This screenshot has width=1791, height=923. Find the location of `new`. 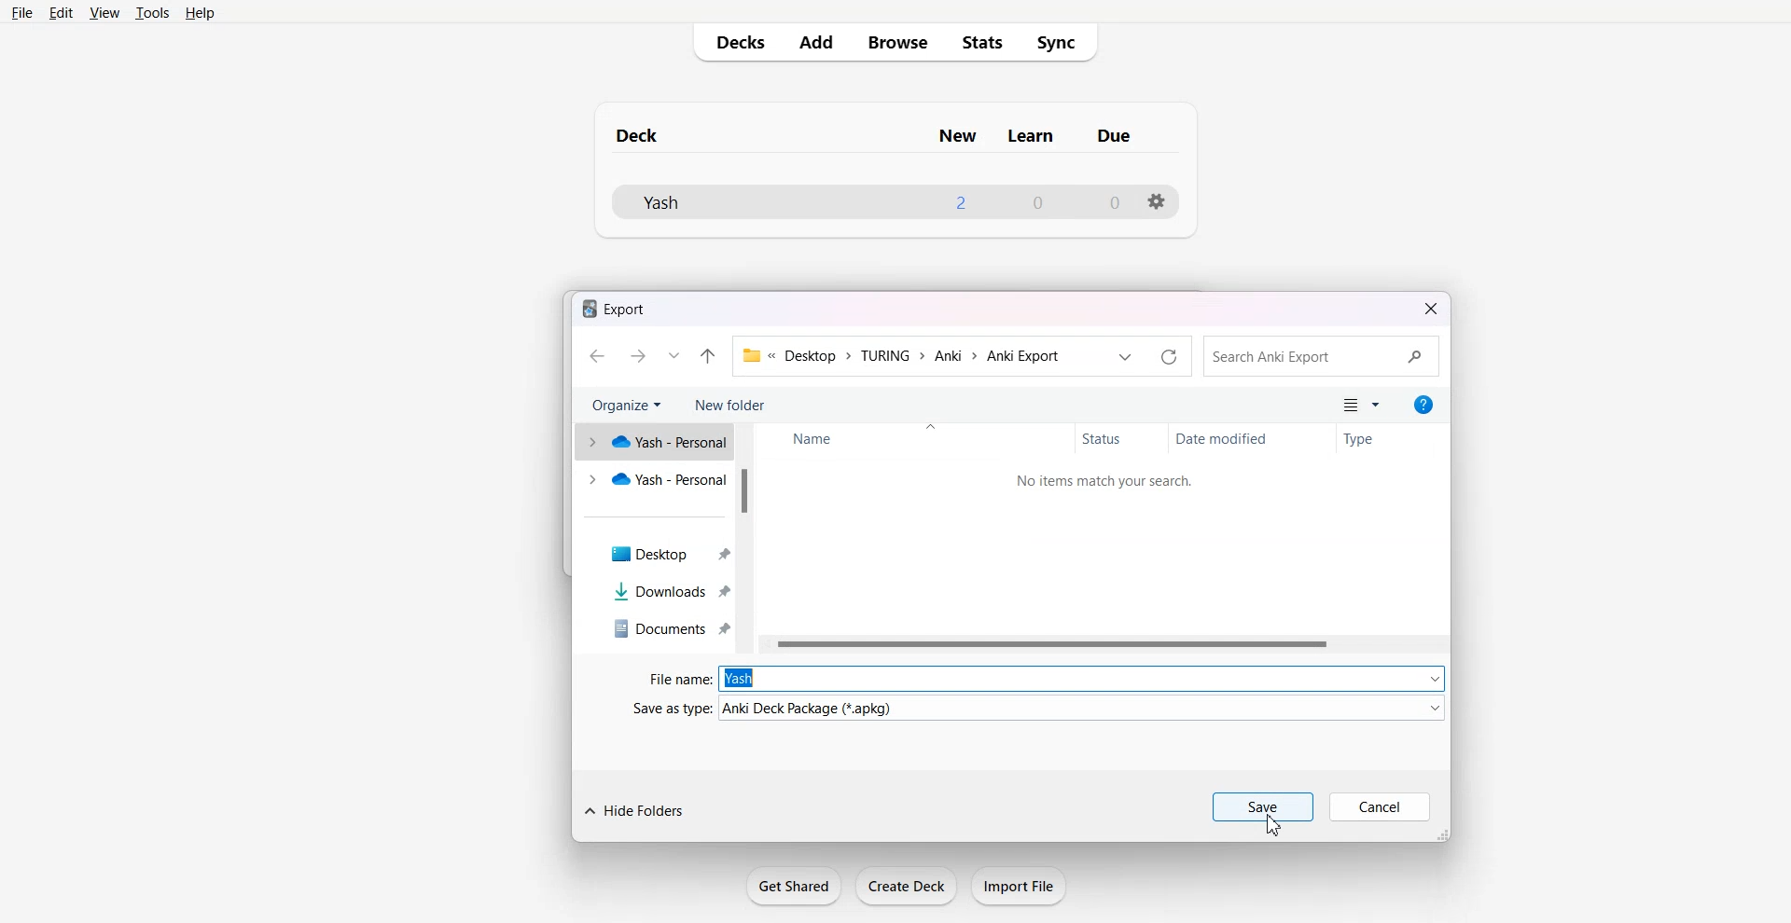

new is located at coordinates (957, 136).